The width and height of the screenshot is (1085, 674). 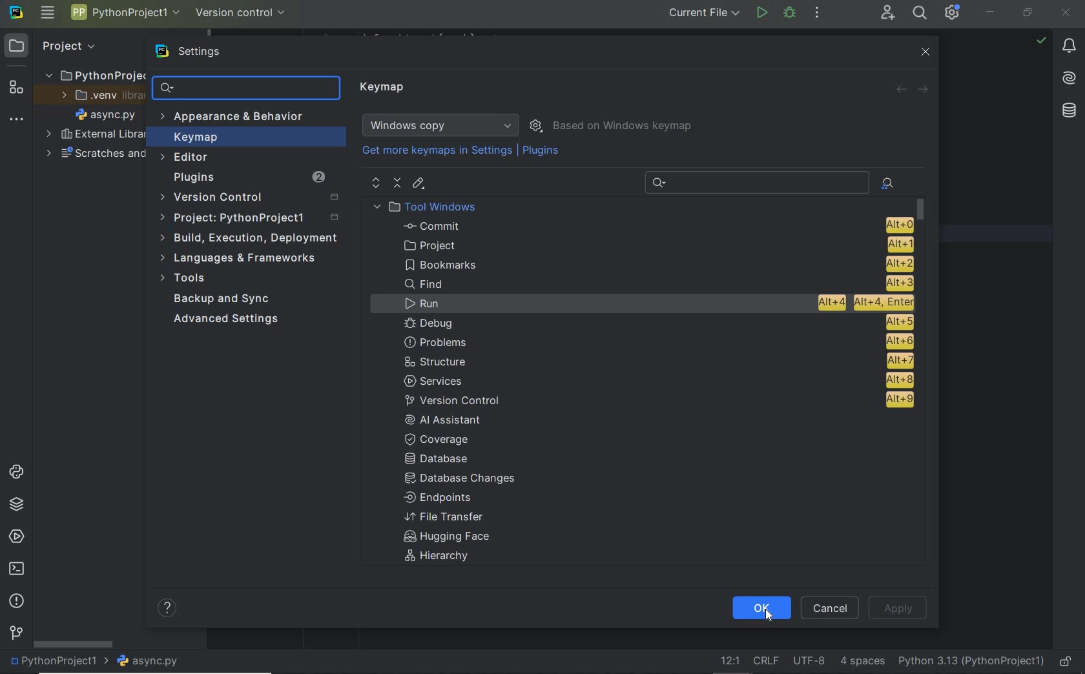 What do you see at coordinates (246, 88) in the screenshot?
I see `search settings` at bounding box center [246, 88].